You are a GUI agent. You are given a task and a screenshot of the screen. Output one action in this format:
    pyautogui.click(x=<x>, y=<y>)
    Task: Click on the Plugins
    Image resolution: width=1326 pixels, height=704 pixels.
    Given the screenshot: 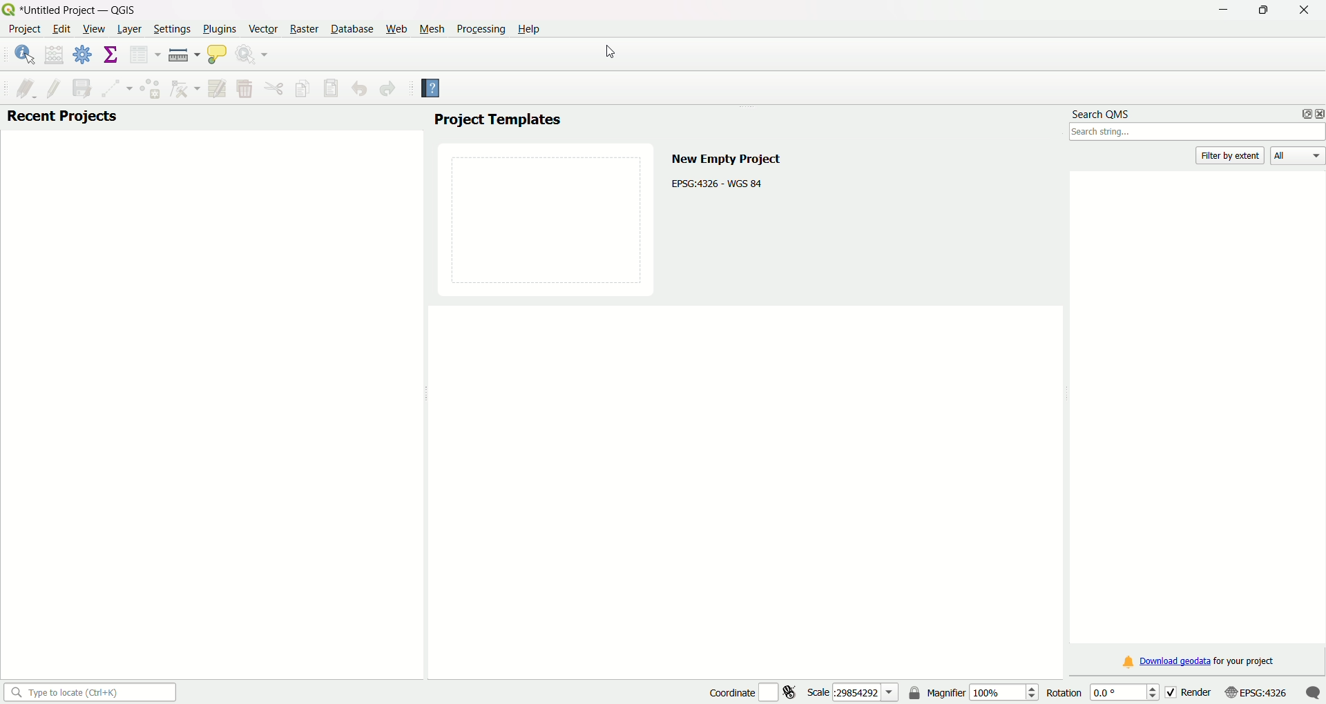 What is the action you would take?
    pyautogui.click(x=220, y=28)
    